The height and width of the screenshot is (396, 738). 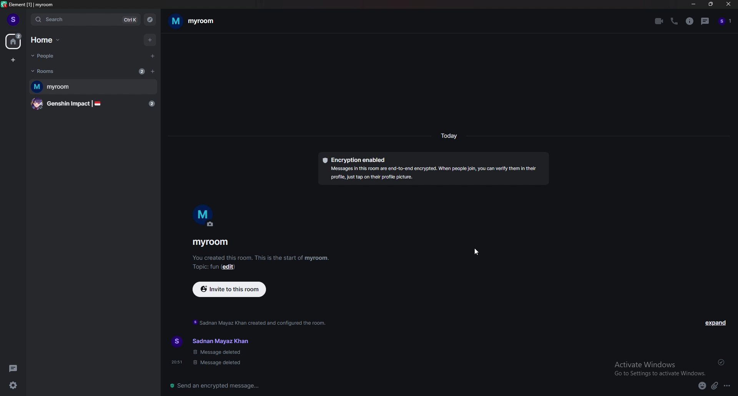 What do you see at coordinates (47, 40) in the screenshot?
I see `home` at bounding box center [47, 40].